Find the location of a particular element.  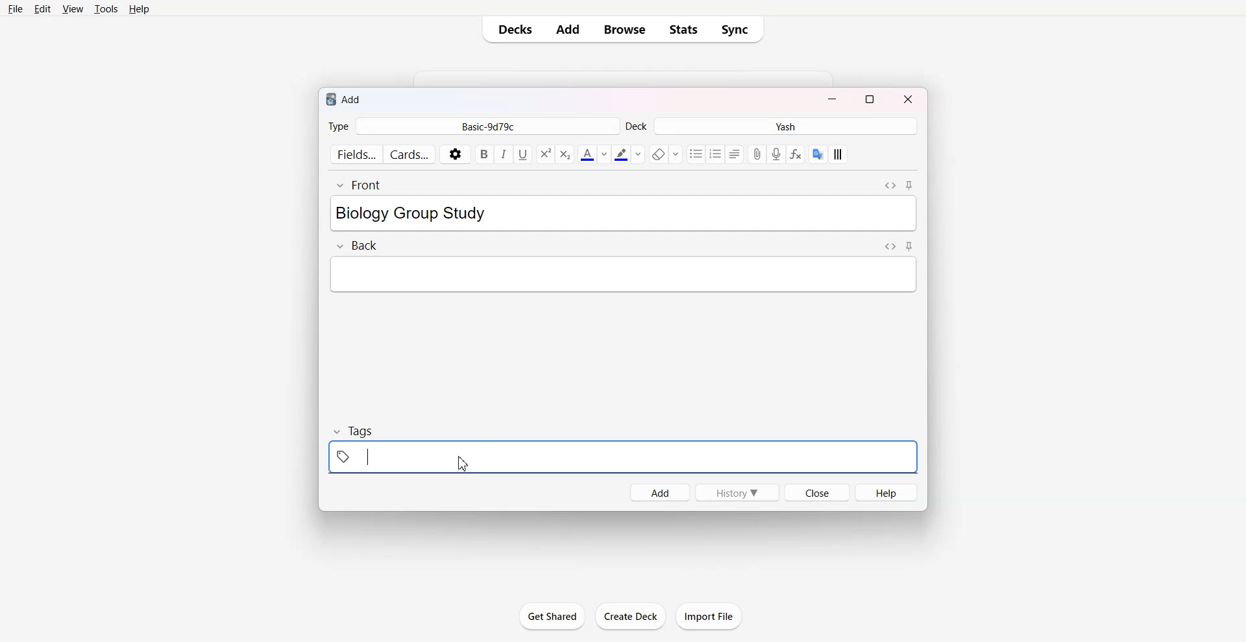

Apply Custom style  is located at coordinates (837, 154).